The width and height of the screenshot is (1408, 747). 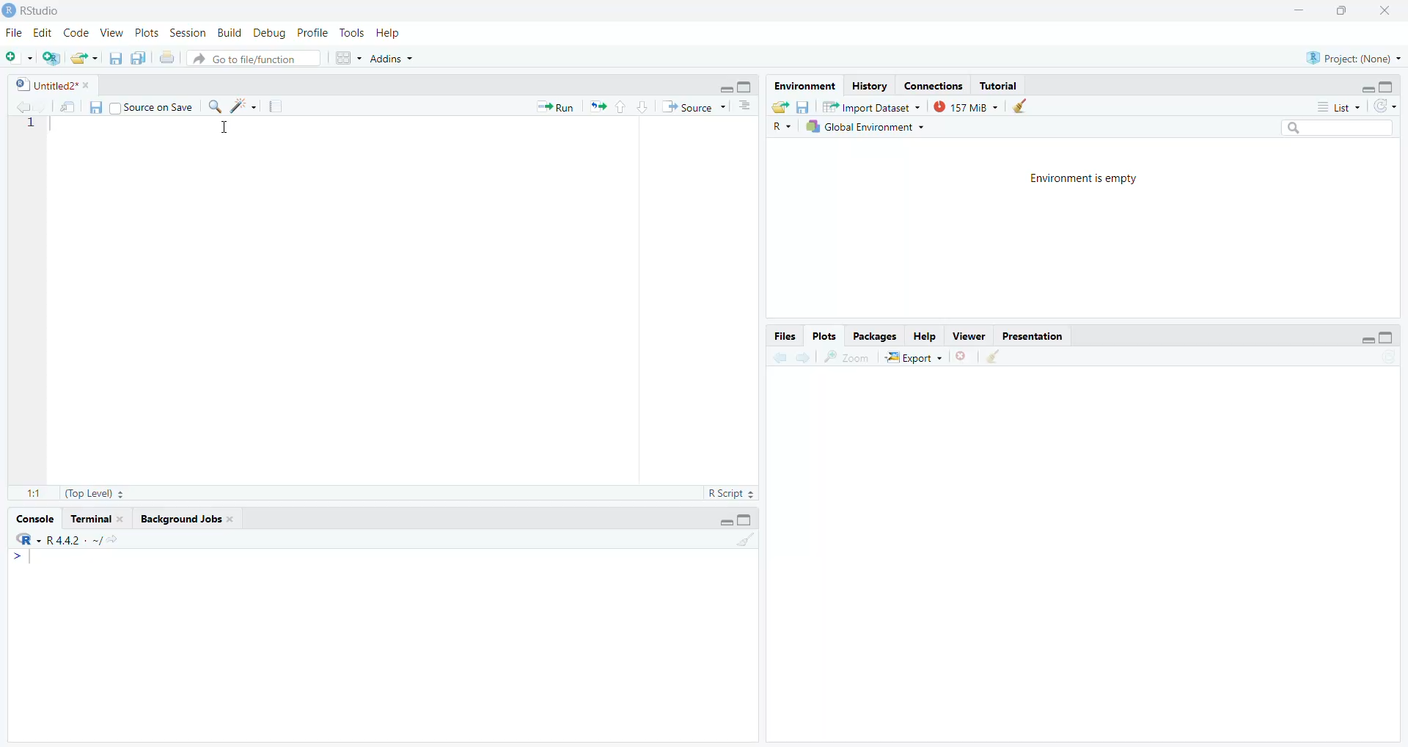 What do you see at coordinates (225, 128) in the screenshot?
I see `cursor` at bounding box center [225, 128].